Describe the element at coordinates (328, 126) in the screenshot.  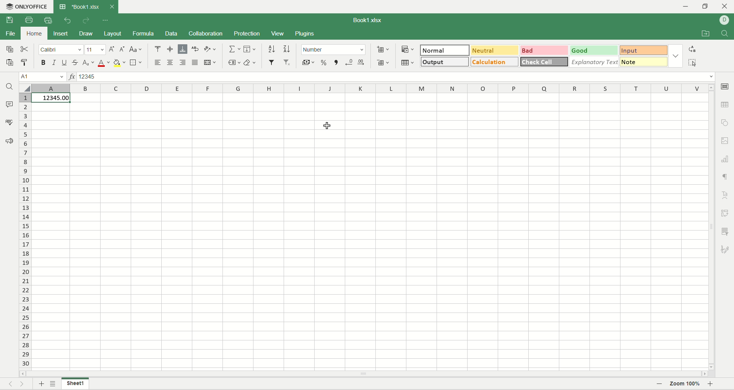
I see `cursor` at that location.